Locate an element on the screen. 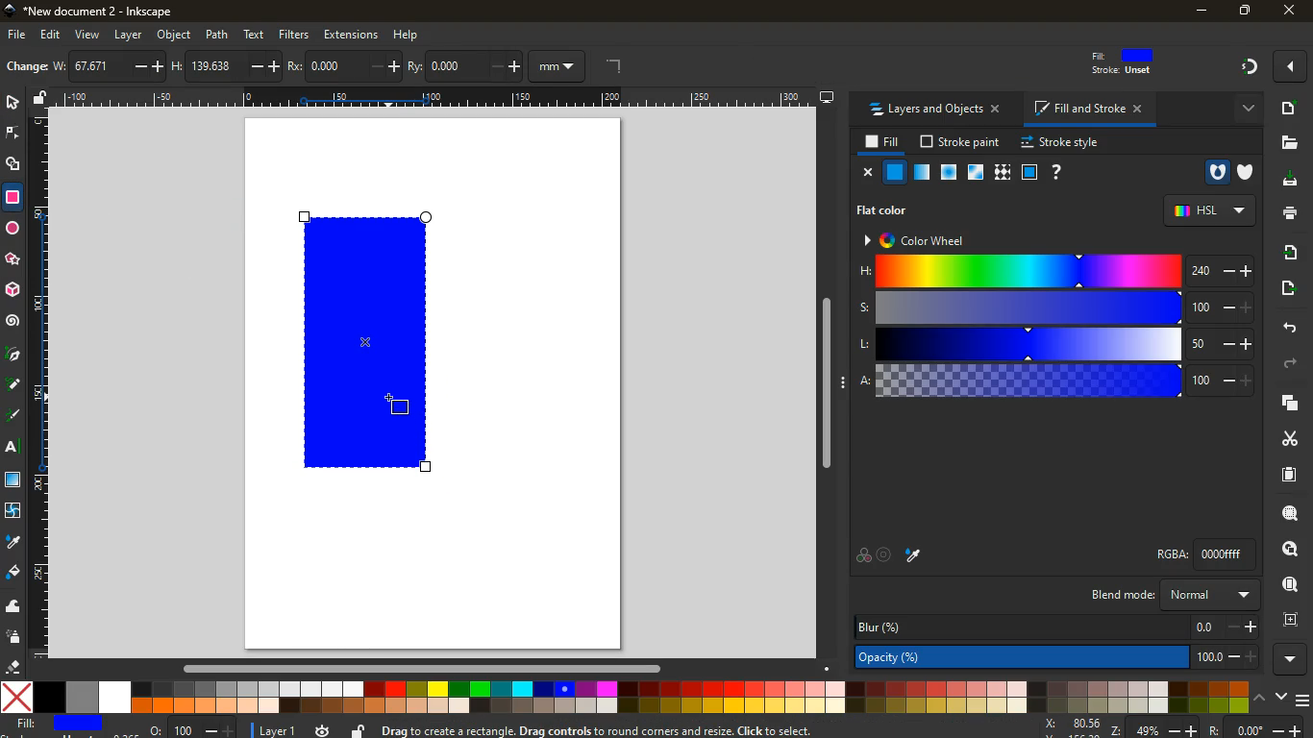 Image resolution: width=1313 pixels, height=738 pixels. up is located at coordinates (1262, 699).